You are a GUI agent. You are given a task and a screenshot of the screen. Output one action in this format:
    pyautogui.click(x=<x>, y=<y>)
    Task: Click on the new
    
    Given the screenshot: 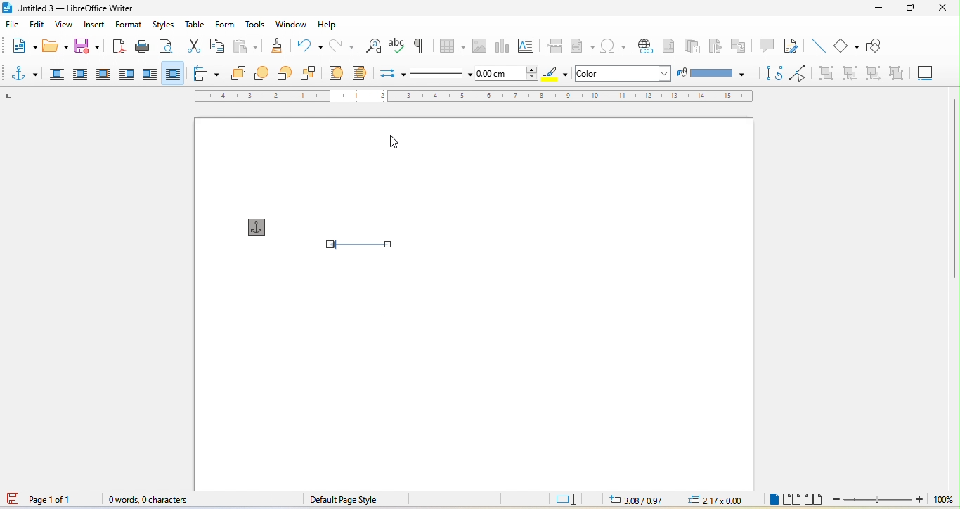 What is the action you would take?
    pyautogui.click(x=22, y=44)
    